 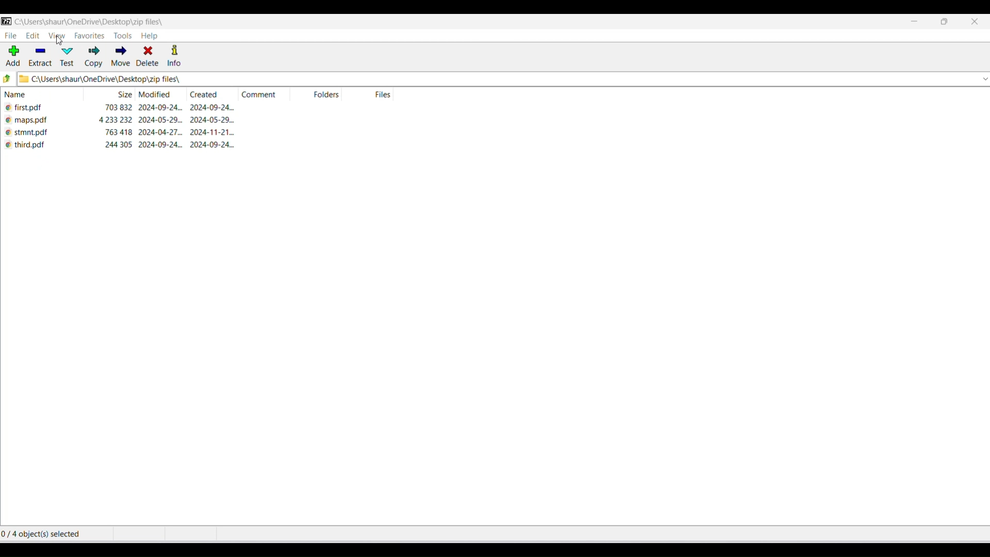 What do you see at coordinates (45, 148) in the screenshot?
I see `file name` at bounding box center [45, 148].